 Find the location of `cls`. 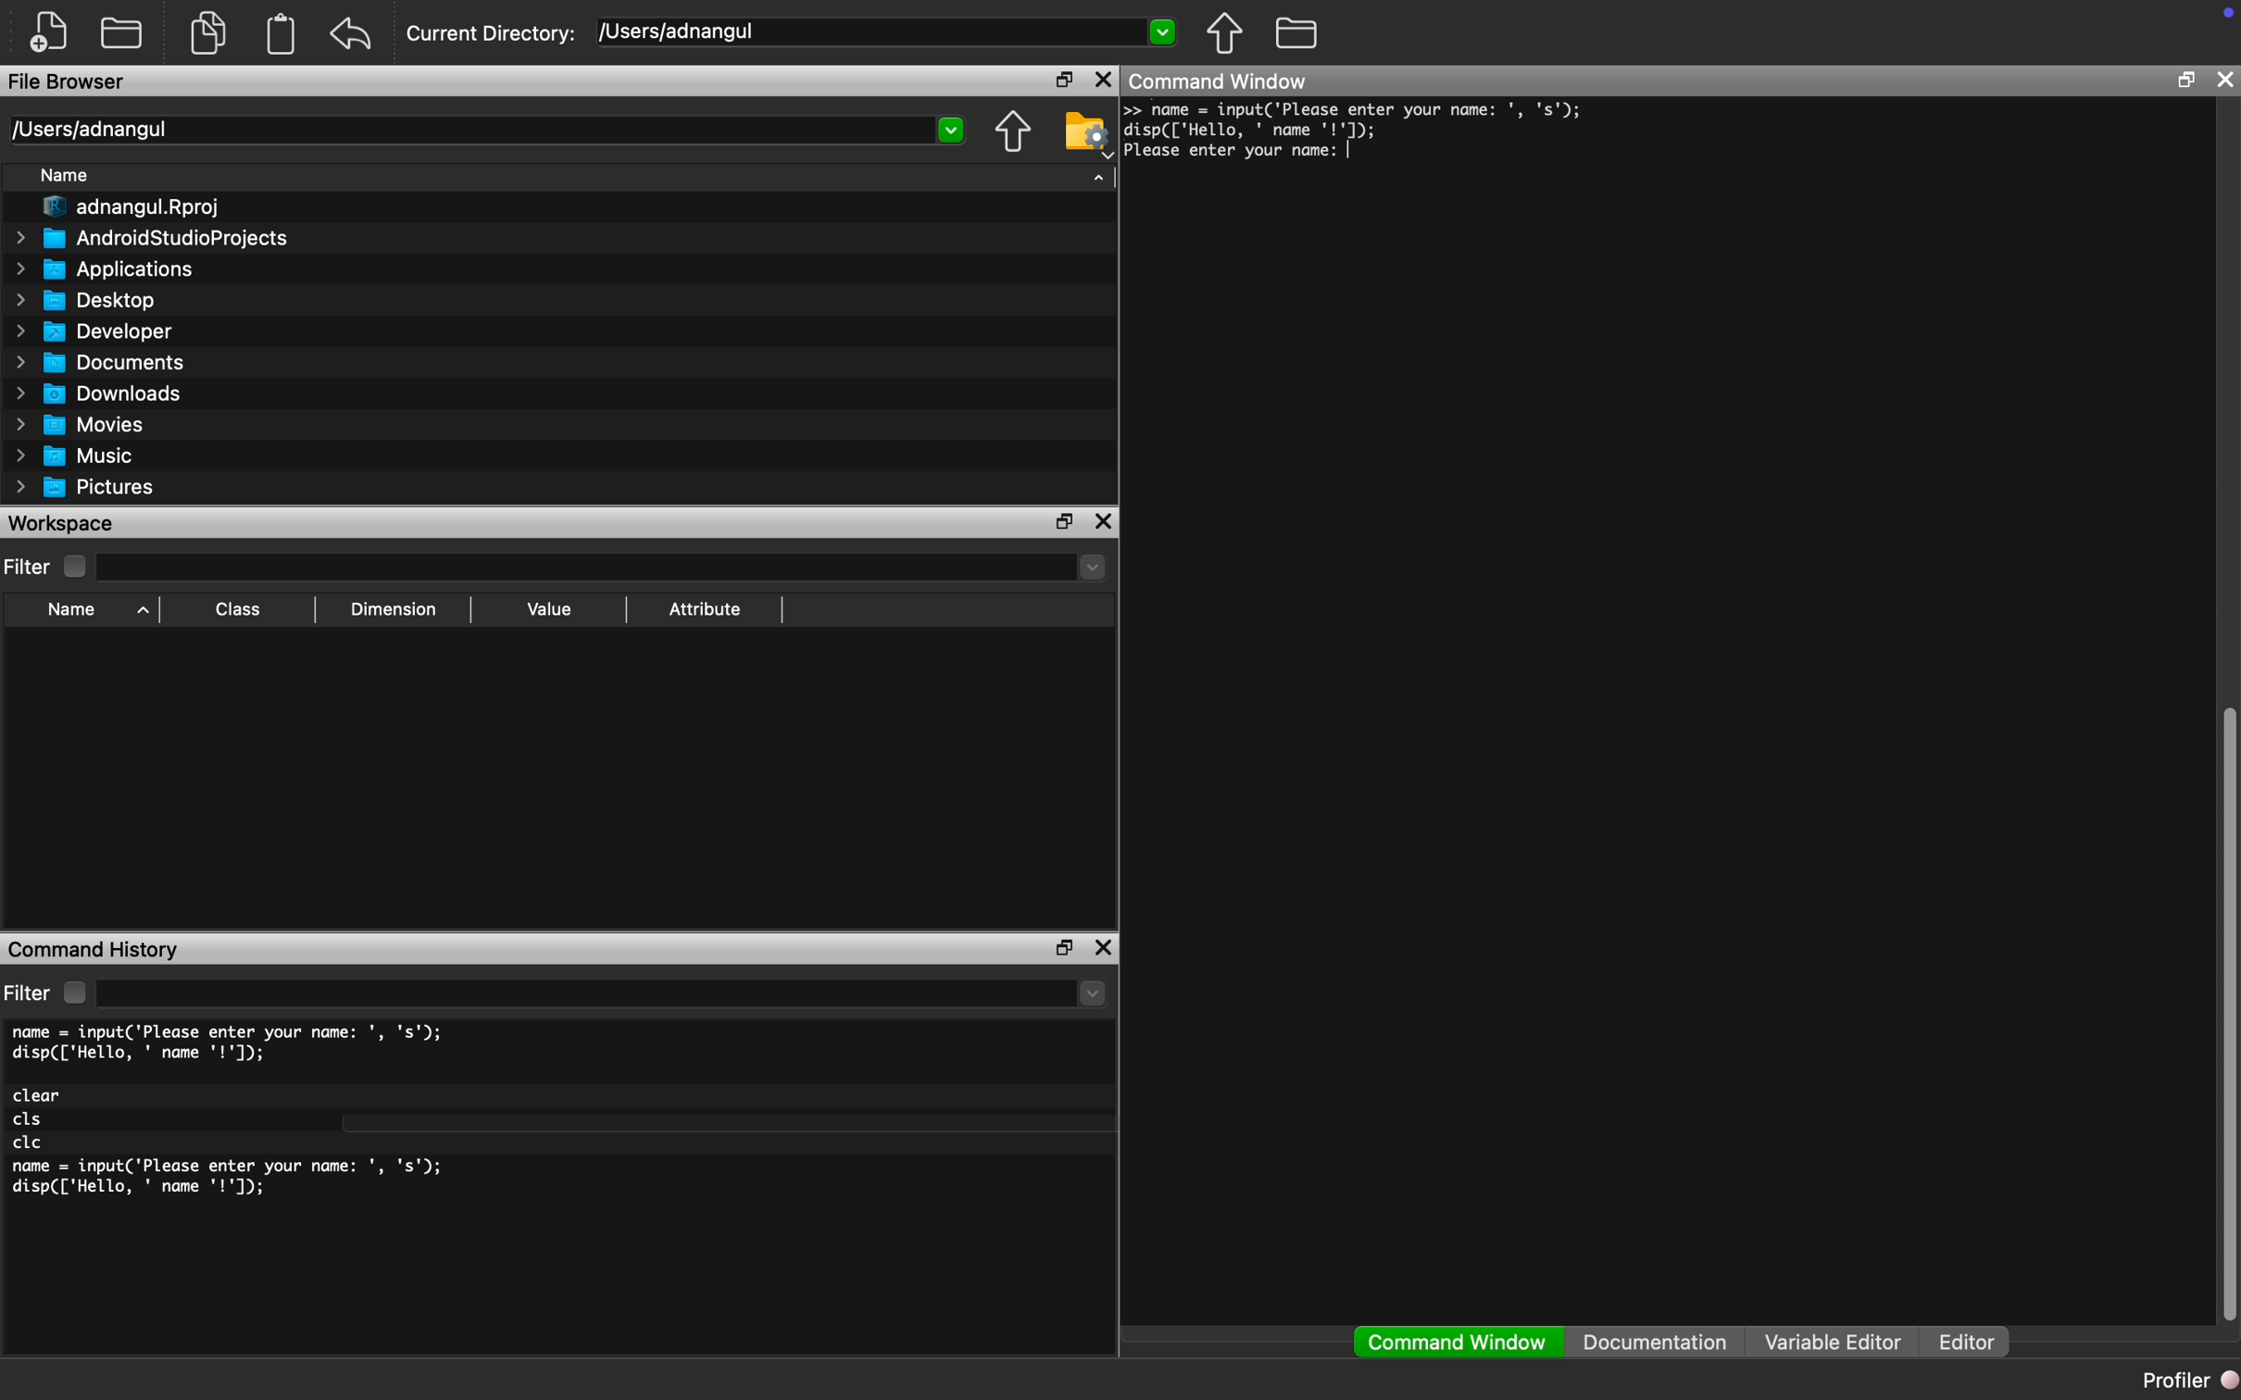

cls is located at coordinates (30, 1120).